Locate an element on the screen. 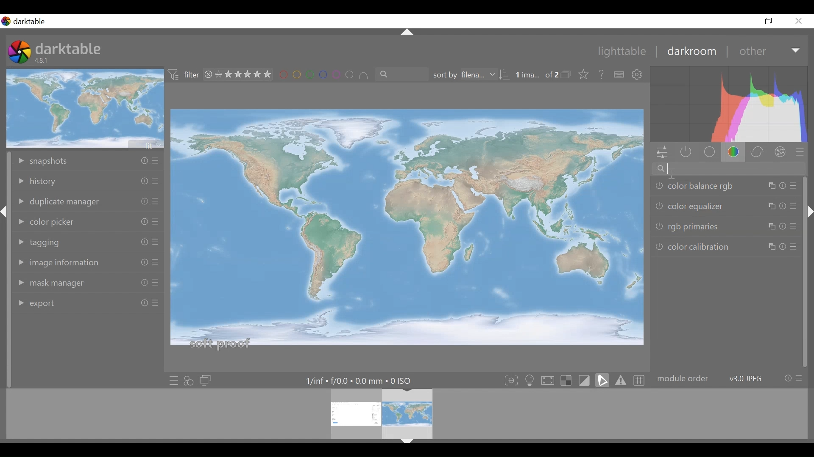 The height and width of the screenshot is (457, 814). Close is located at coordinates (799, 21).